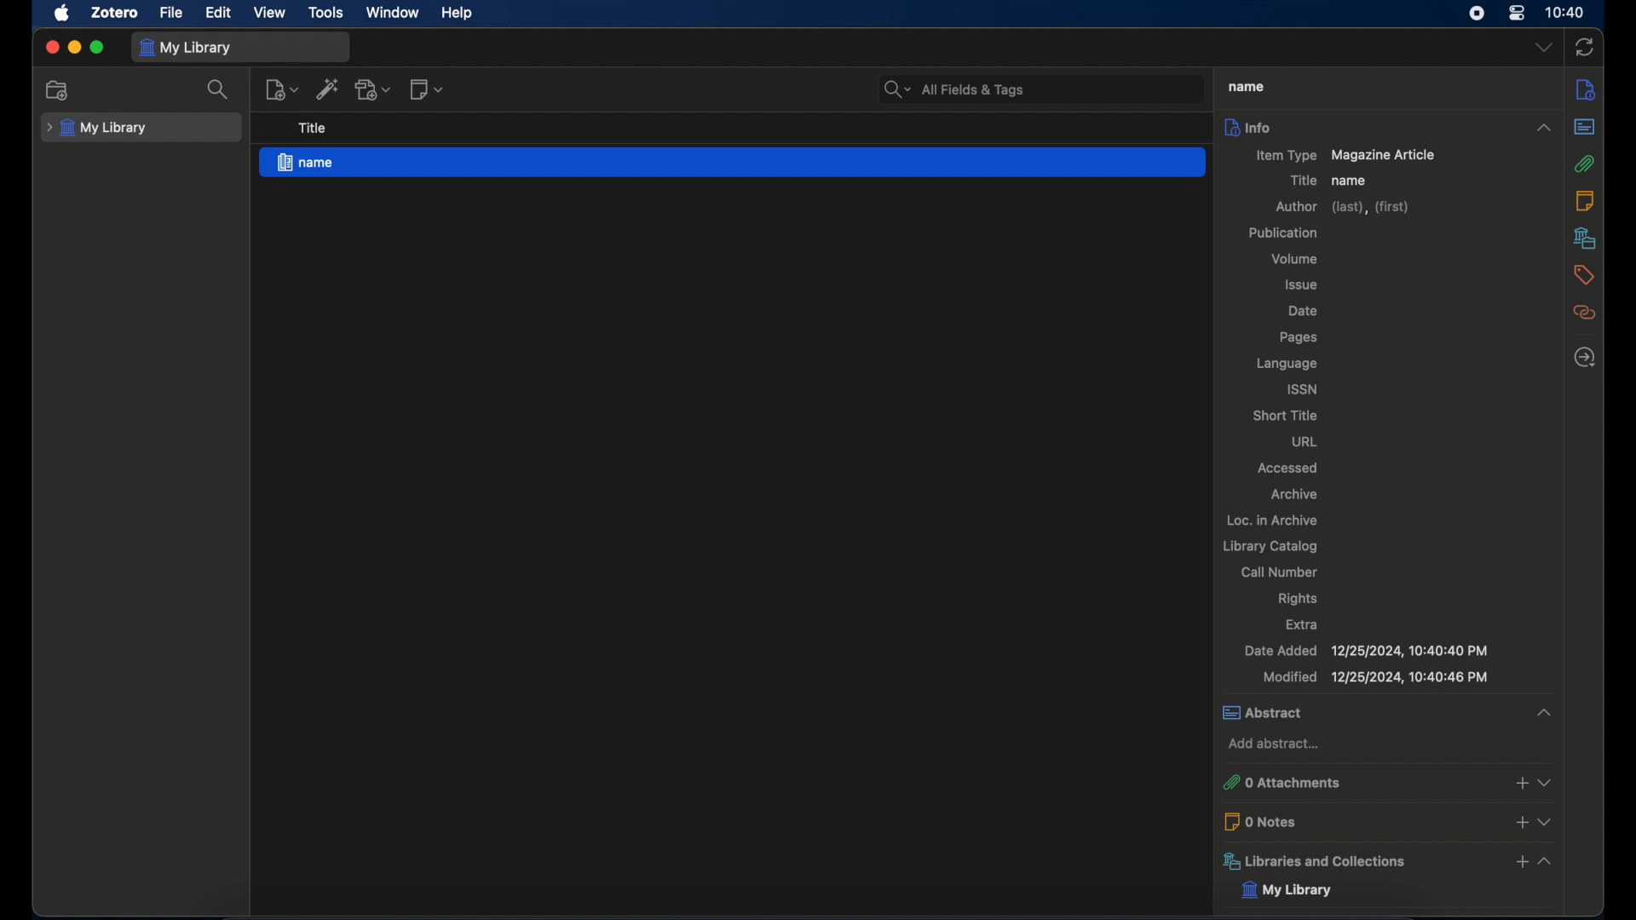 This screenshot has width=1636, height=920. I want to click on add item by identifier, so click(328, 89).